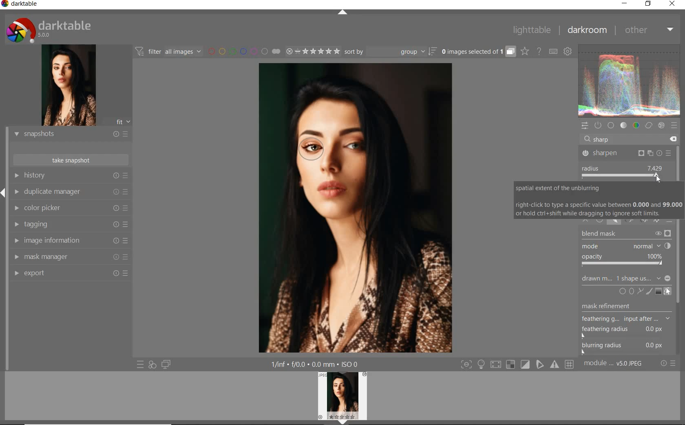 The height and width of the screenshot is (425, 685). I want to click on blurring radius, so click(623, 348).